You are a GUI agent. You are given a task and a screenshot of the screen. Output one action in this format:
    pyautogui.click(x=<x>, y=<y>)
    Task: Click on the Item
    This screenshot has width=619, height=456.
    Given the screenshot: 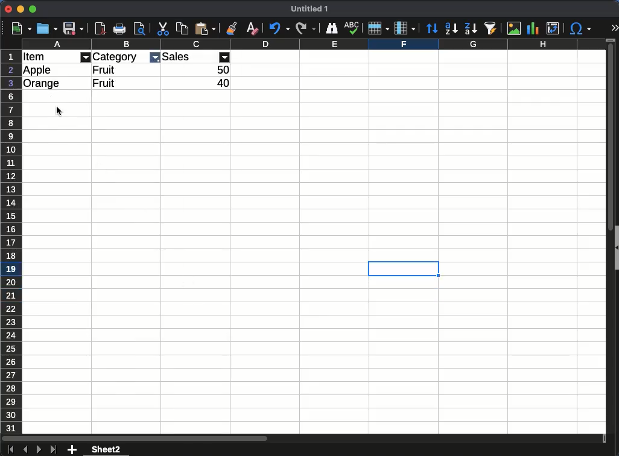 What is the action you would take?
    pyautogui.click(x=34, y=57)
    